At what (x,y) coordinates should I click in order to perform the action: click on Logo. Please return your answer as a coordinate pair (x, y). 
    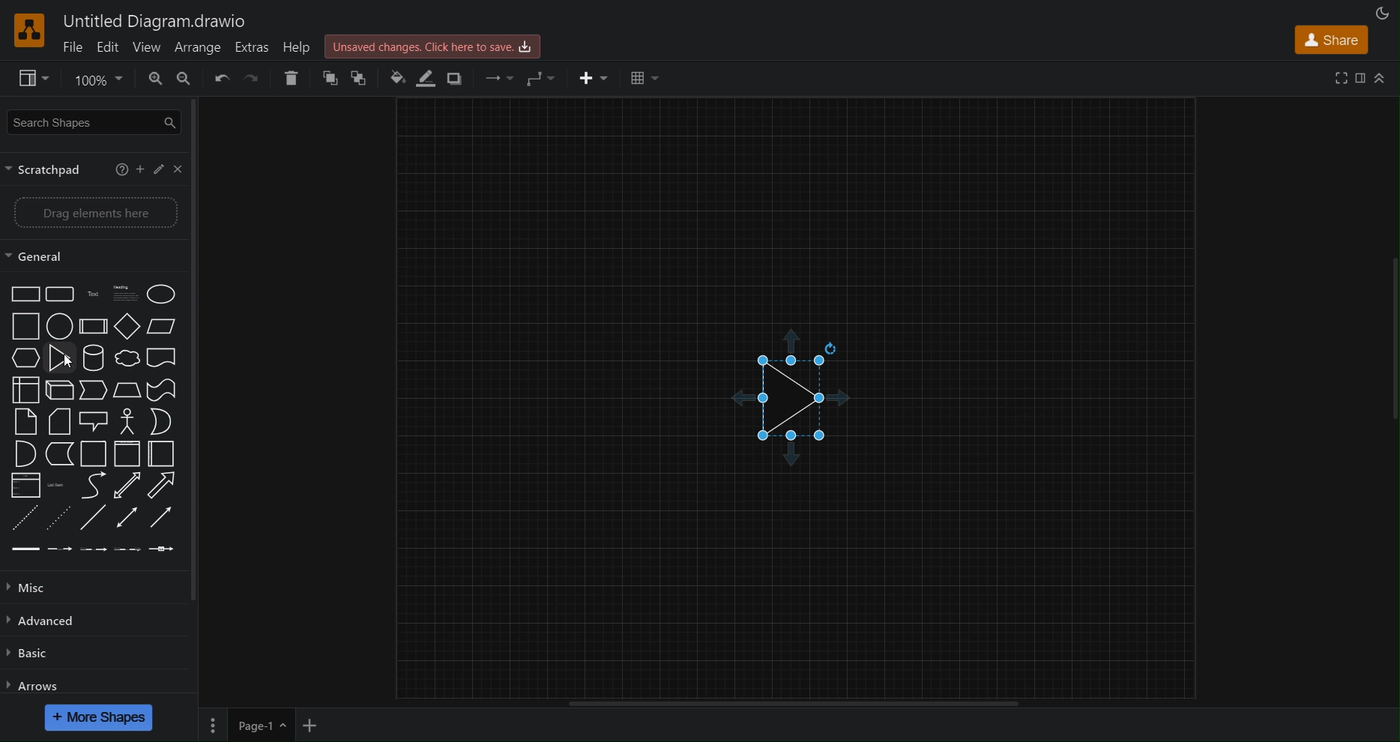
    Looking at the image, I should click on (32, 30).